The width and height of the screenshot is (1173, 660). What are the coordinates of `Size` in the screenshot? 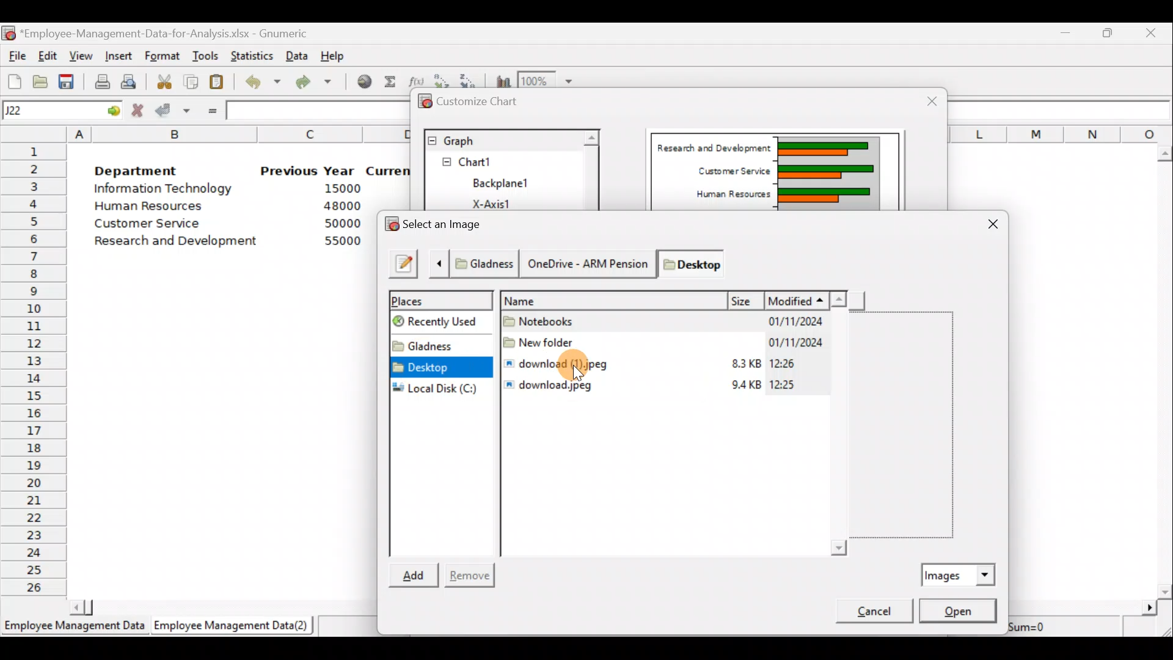 It's located at (747, 299).